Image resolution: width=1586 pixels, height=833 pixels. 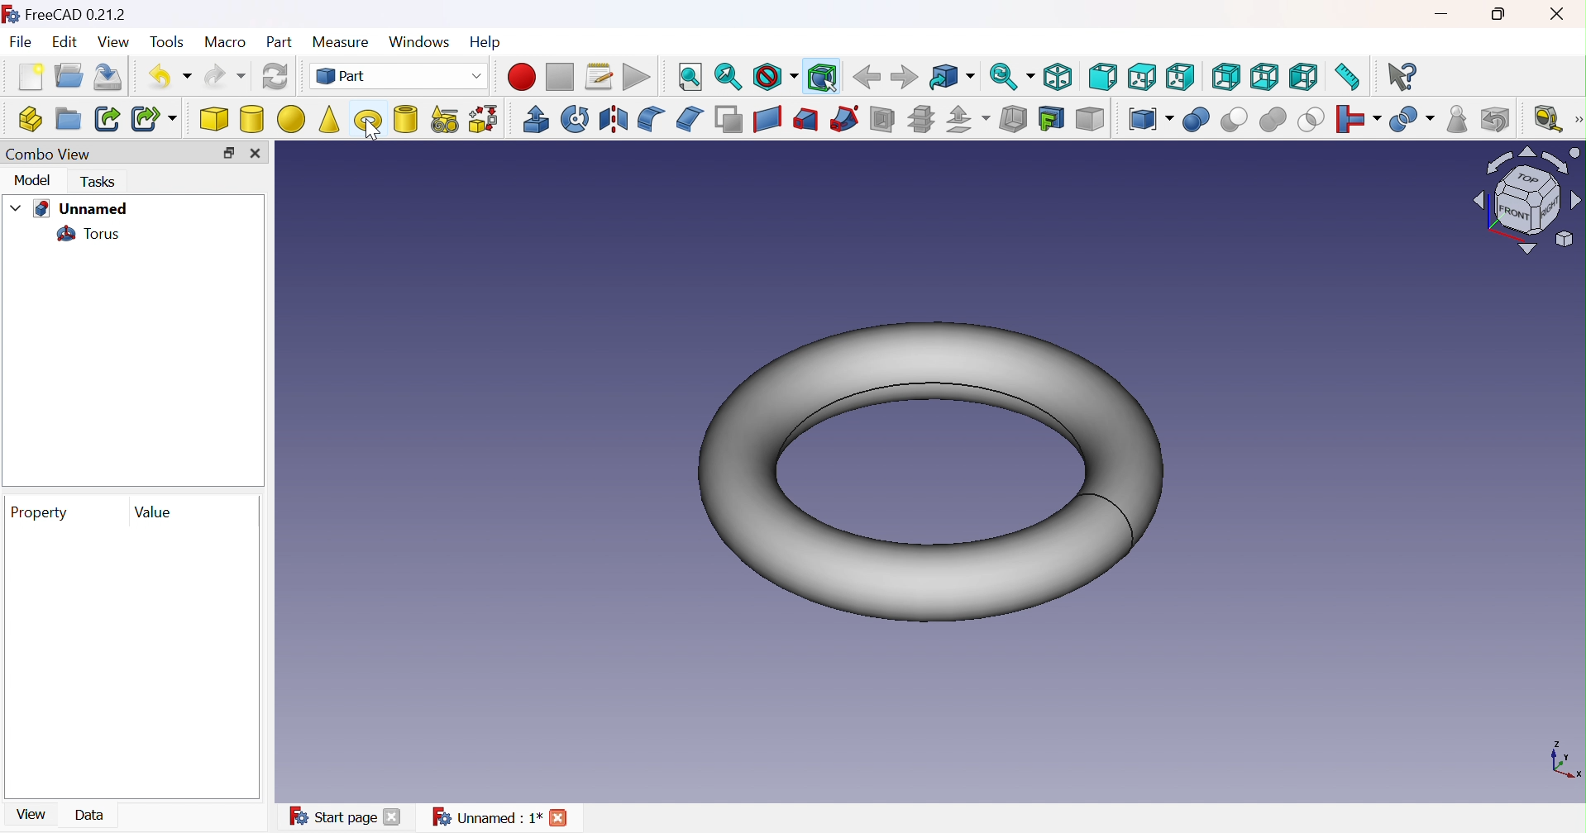 What do you see at coordinates (225, 42) in the screenshot?
I see `Macro` at bounding box center [225, 42].